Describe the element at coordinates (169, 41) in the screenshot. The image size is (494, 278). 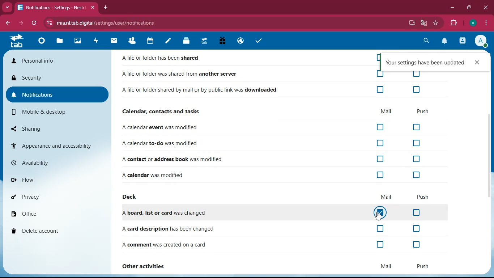
I see `notes` at that location.